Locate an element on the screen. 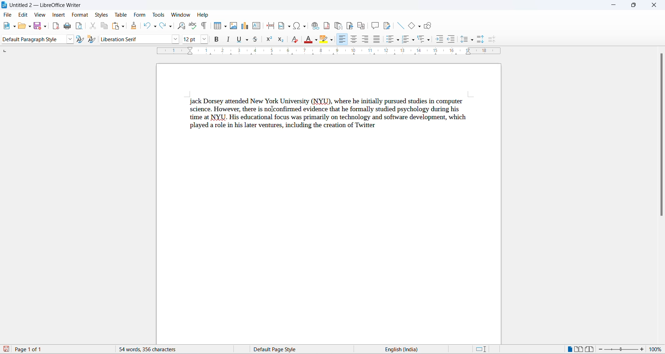  character highlighting color is located at coordinates (332, 41).